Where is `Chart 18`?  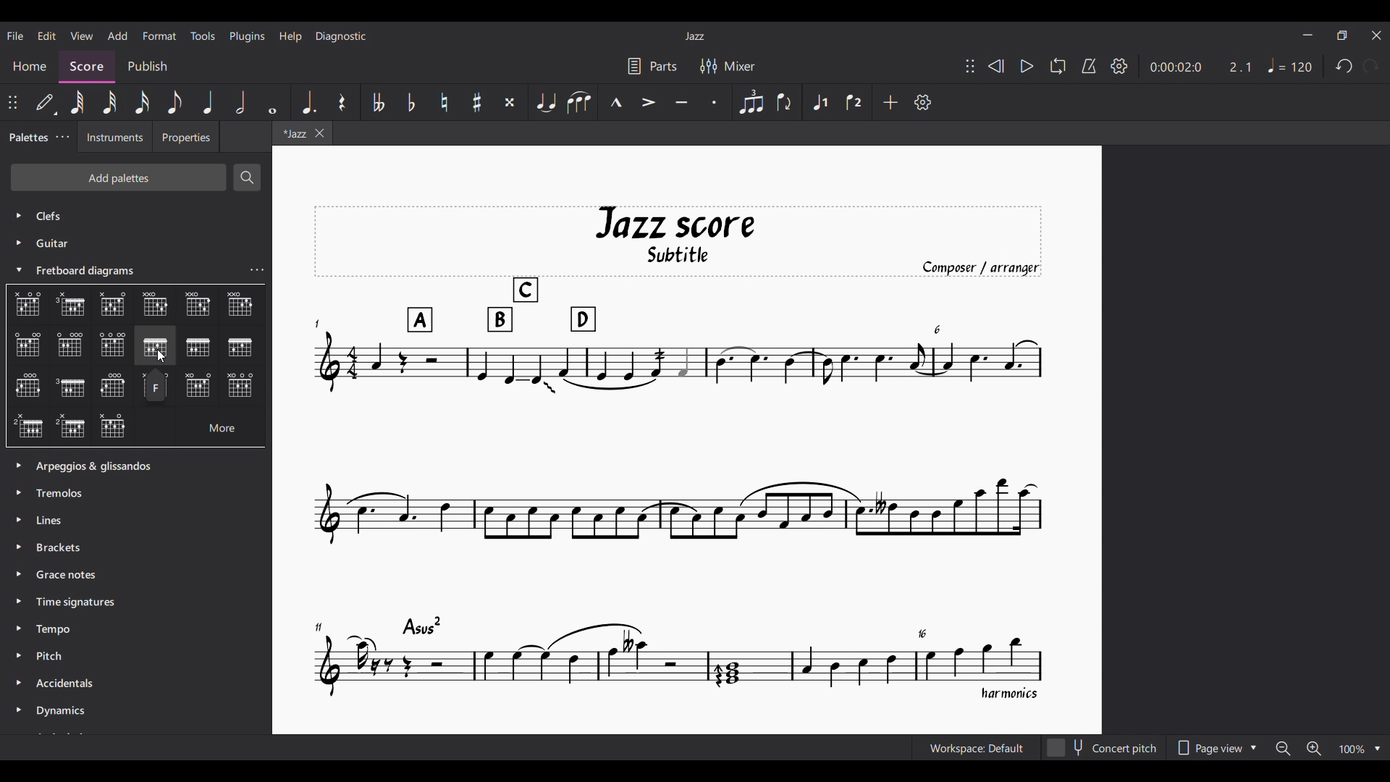 Chart 18 is located at coordinates (71, 427).